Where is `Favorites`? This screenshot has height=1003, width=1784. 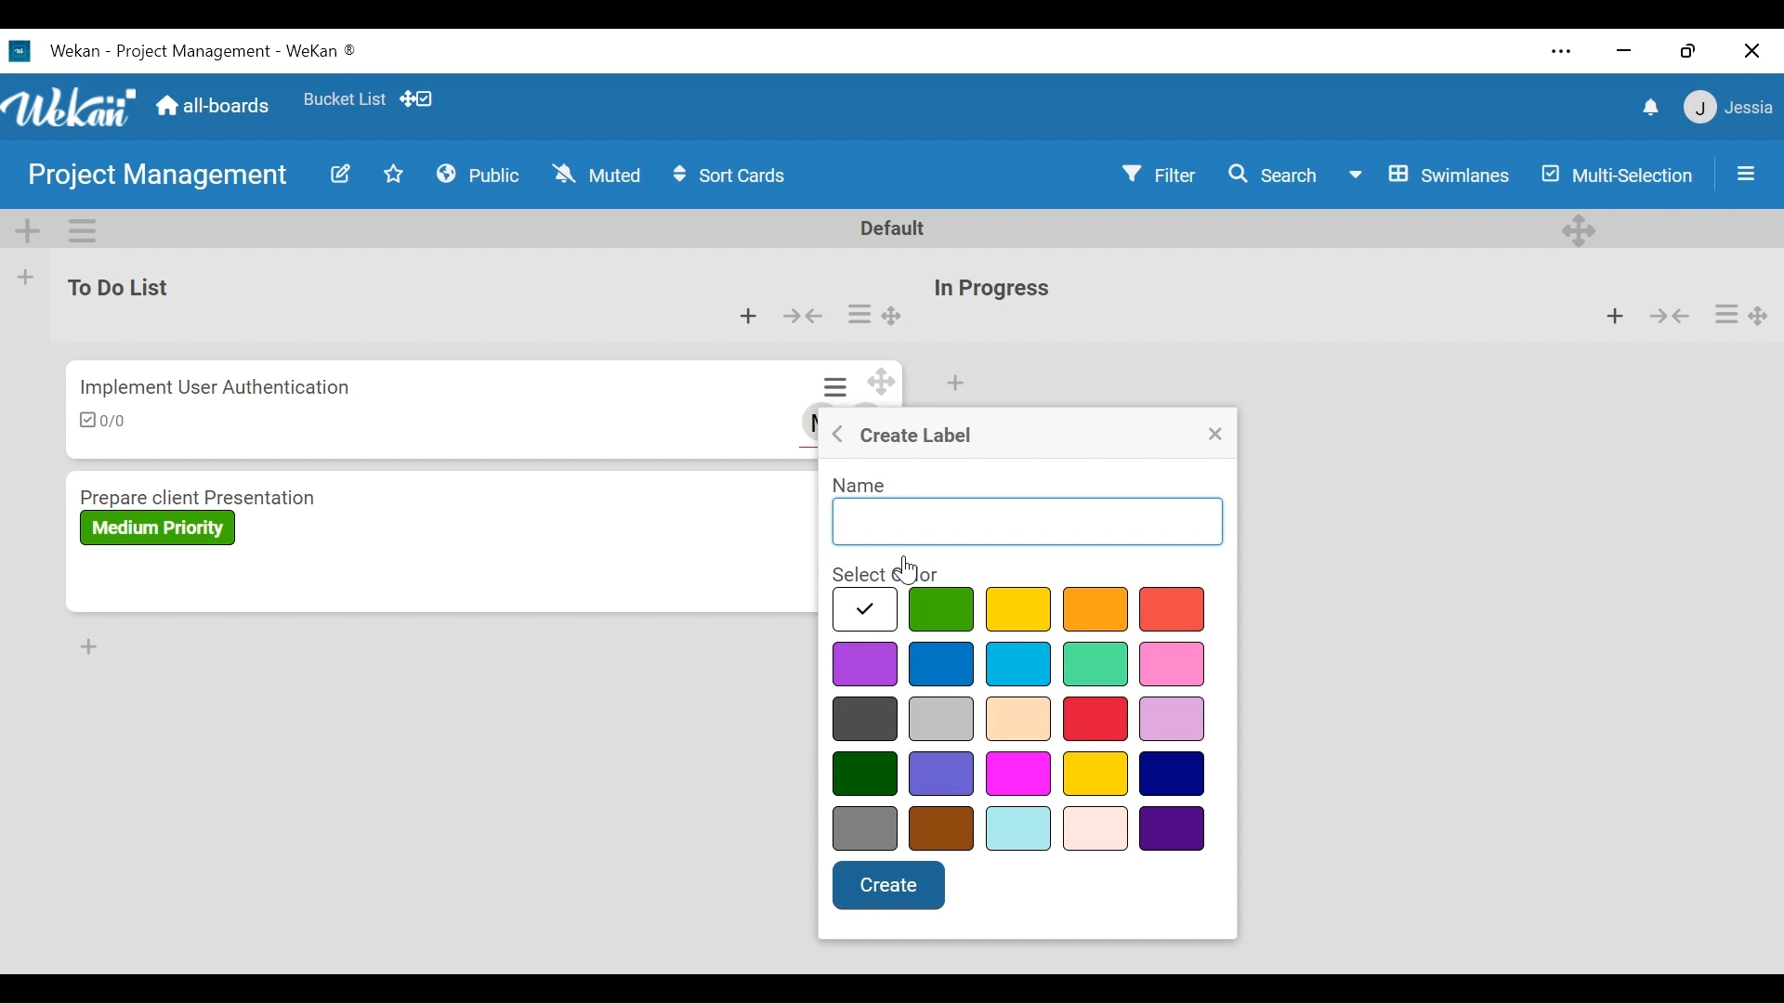
Favorites is located at coordinates (395, 173).